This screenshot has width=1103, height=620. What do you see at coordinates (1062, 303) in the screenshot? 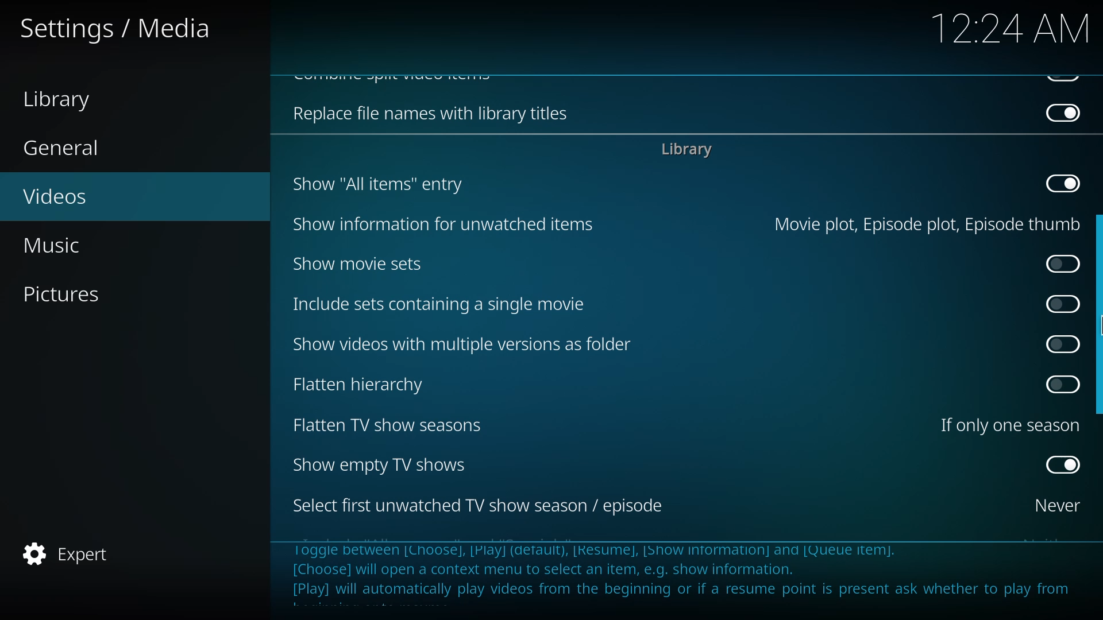
I see `click to enable` at bounding box center [1062, 303].